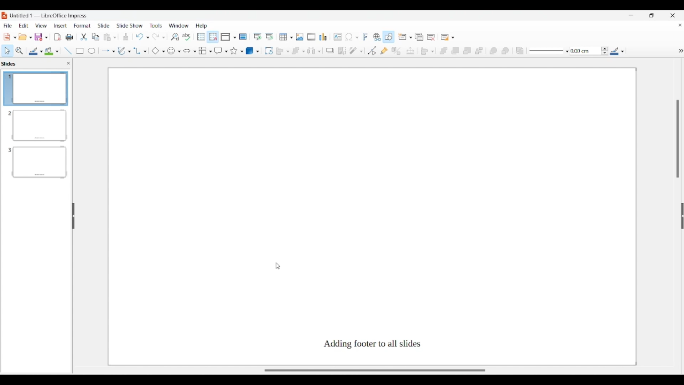 This screenshot has height=385, width=684. What do you see at coordinates (617, 51) in the screenshot?
I see `Line color options` at bounding box center [617, 51].